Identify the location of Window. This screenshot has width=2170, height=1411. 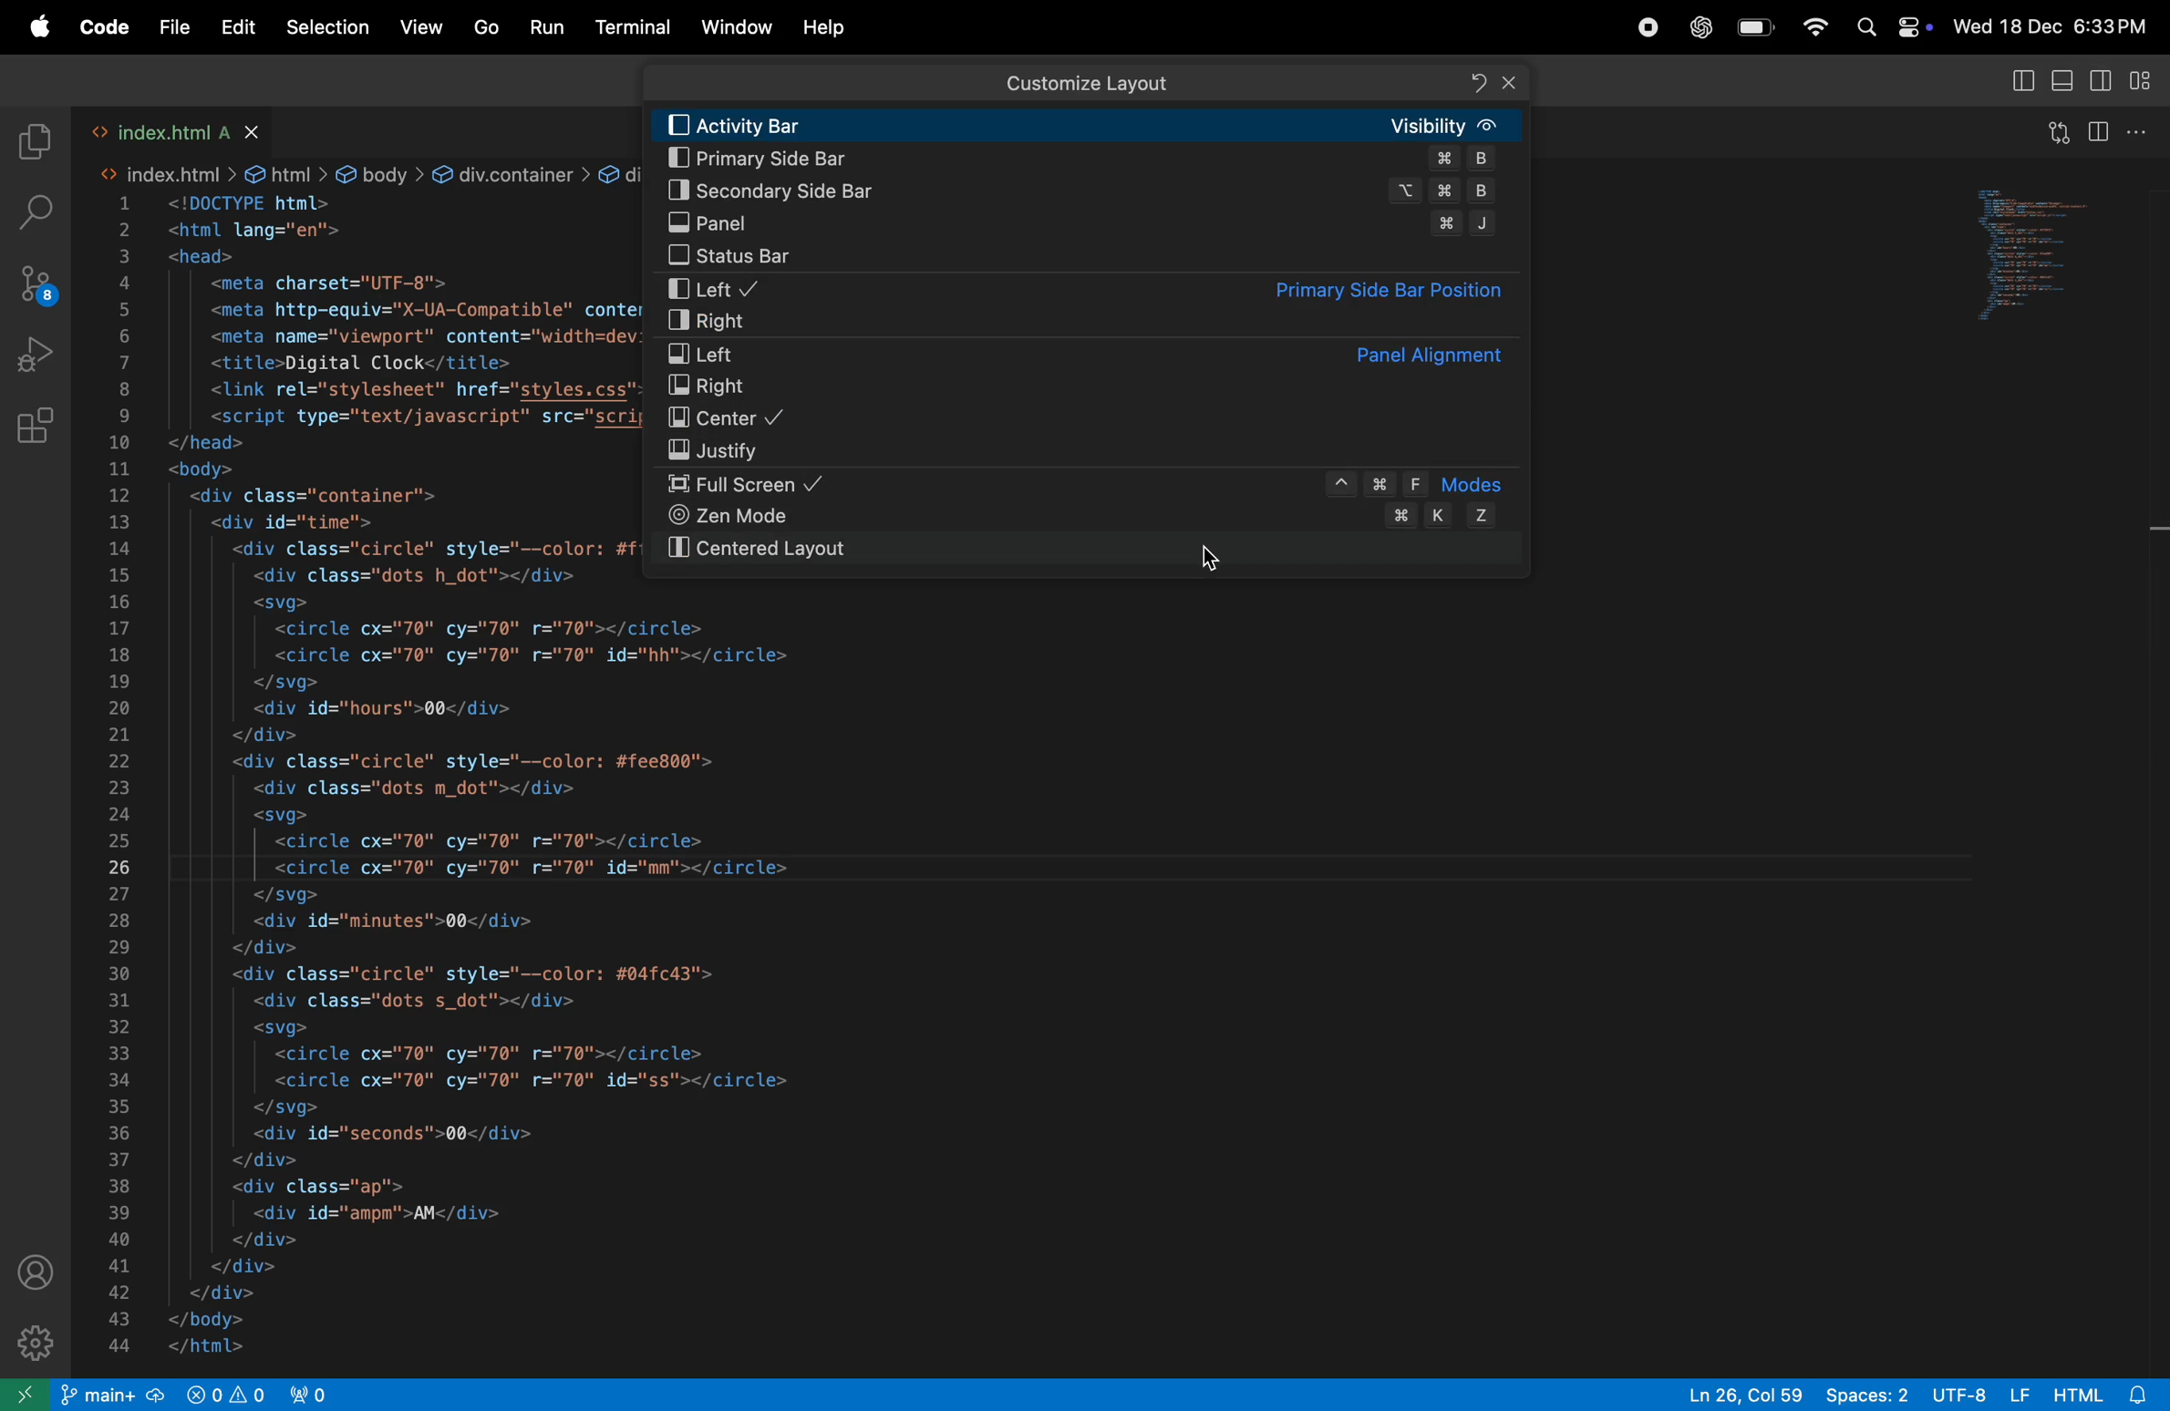
(733, 29).